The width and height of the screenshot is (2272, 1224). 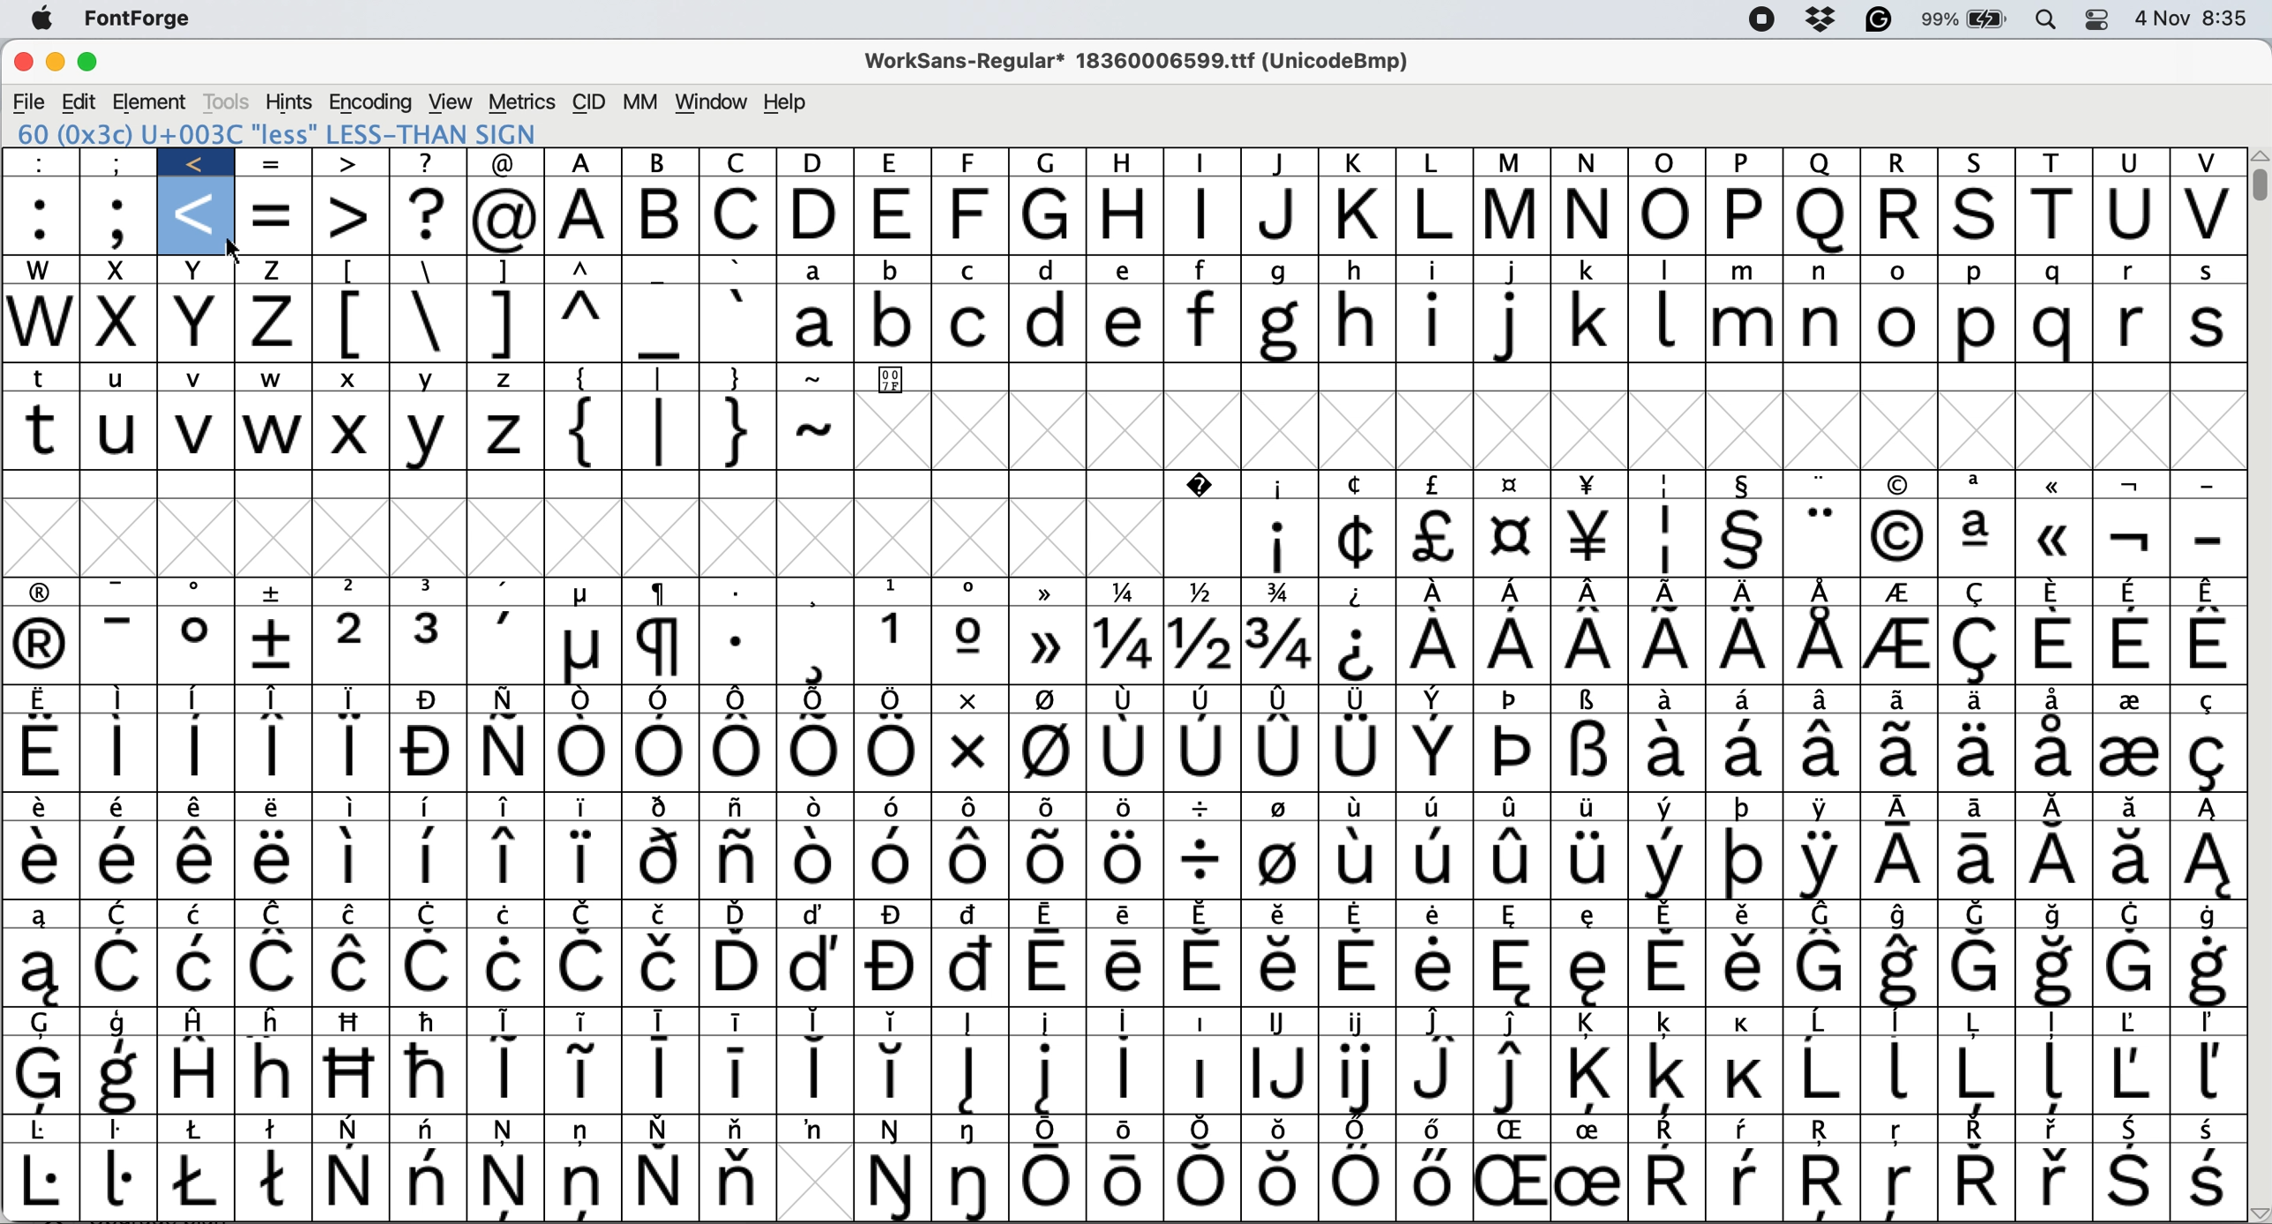 What do you see at coordinates (1903, 916) in the screenshot?
I see `Symbol` at bounding box center [1903, 916].